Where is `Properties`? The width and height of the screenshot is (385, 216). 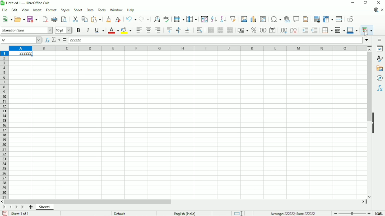 Properties is located at coordinates (380, 49).